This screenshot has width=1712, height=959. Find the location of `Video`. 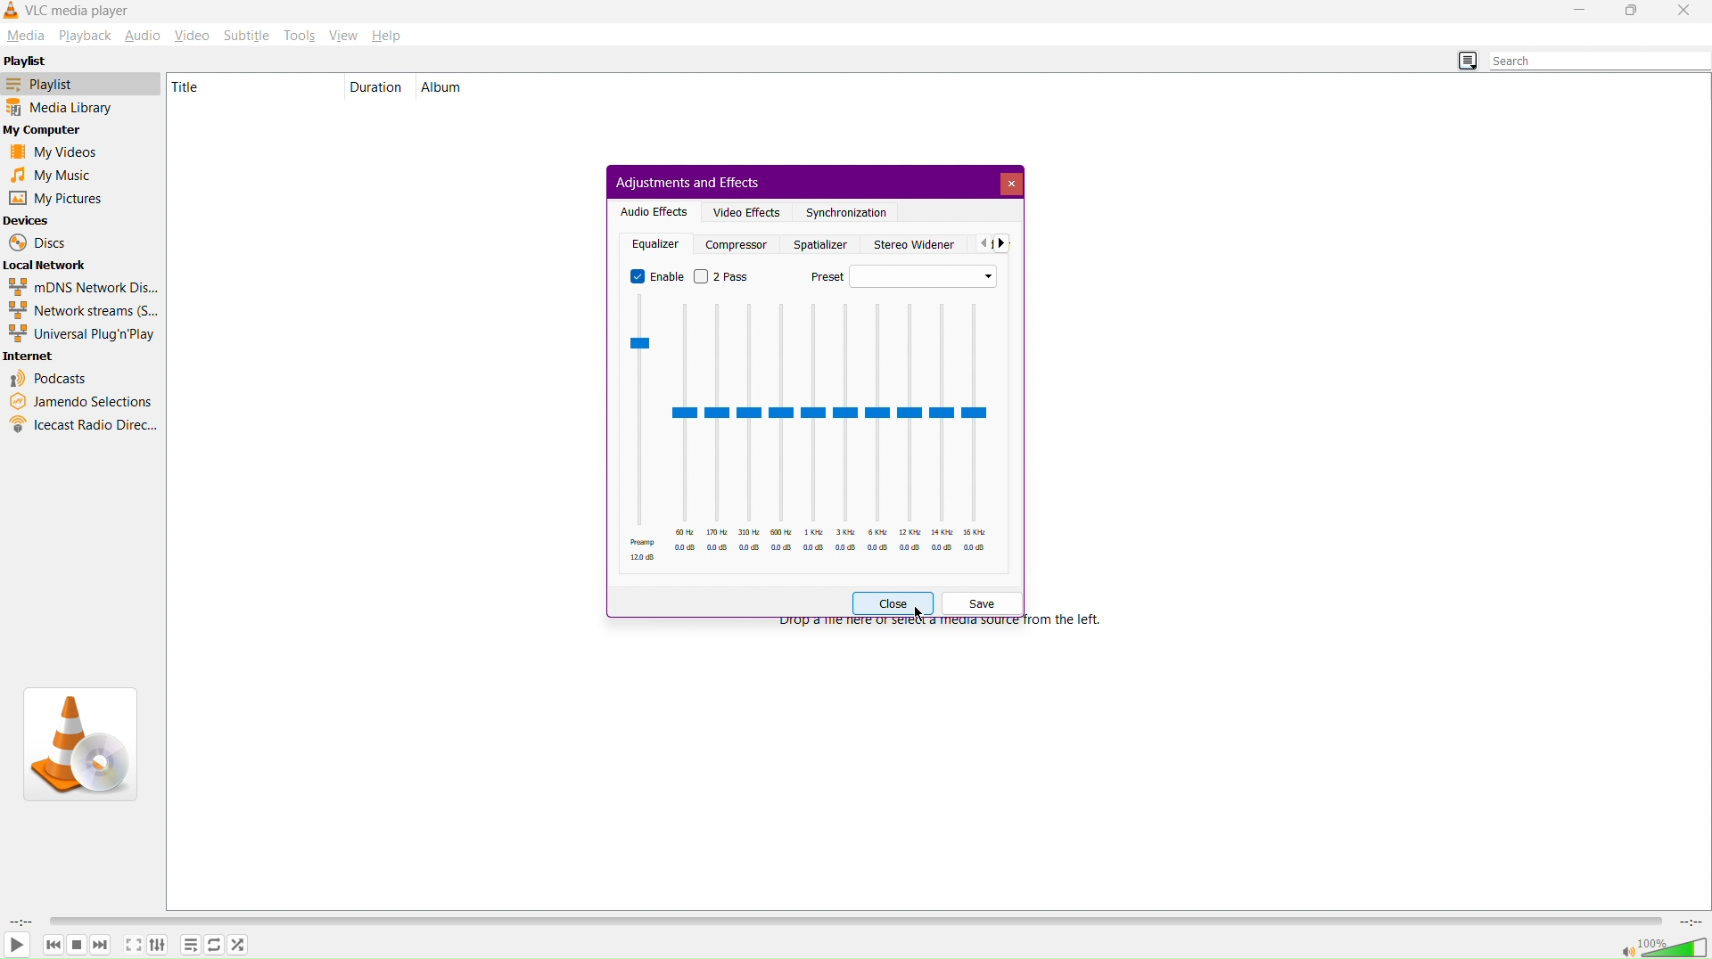

Video is located at coordinates (197, 33).